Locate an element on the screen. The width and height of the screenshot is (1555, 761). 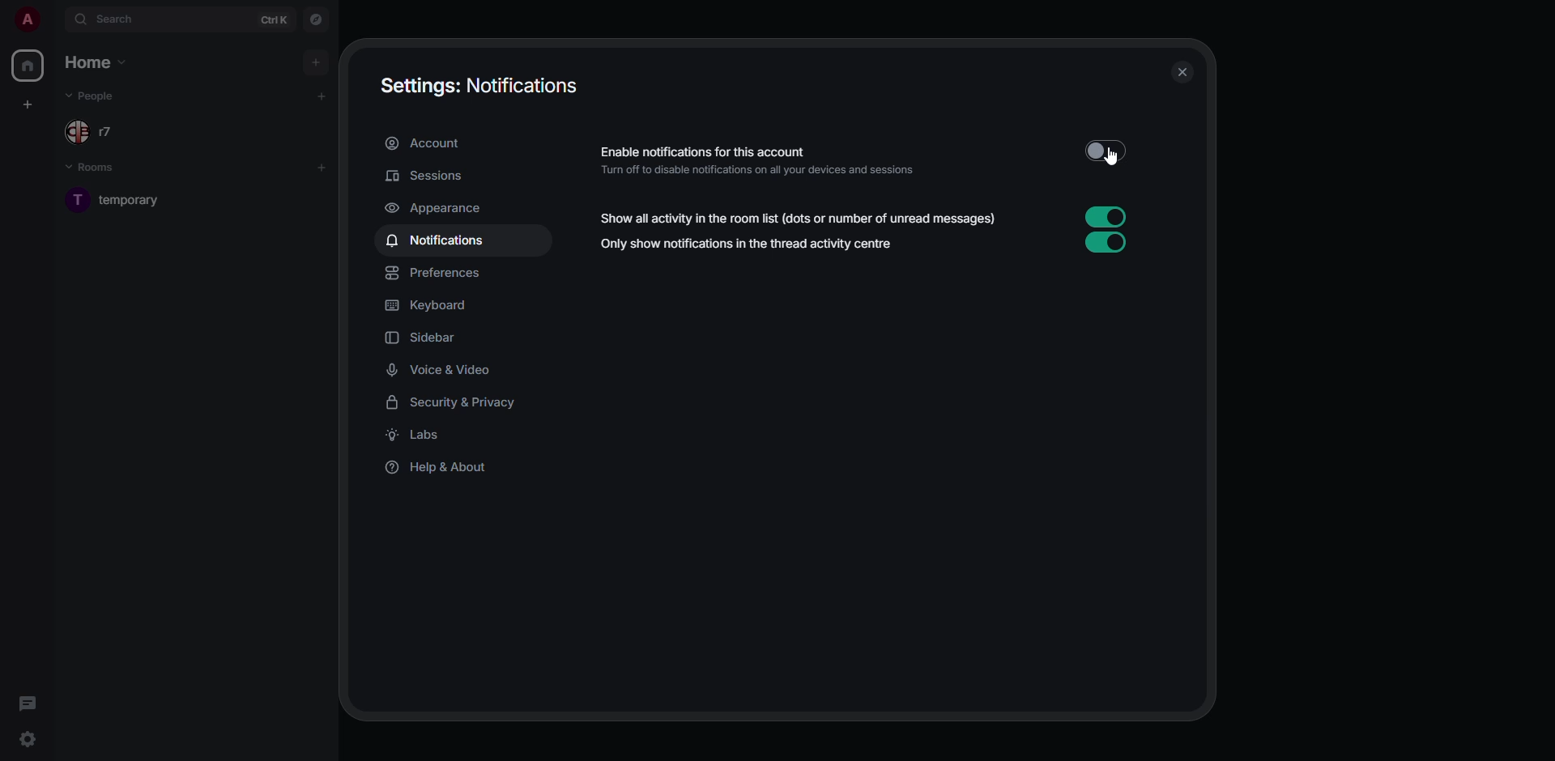
security & privacy is located at coordinates (459, 402).